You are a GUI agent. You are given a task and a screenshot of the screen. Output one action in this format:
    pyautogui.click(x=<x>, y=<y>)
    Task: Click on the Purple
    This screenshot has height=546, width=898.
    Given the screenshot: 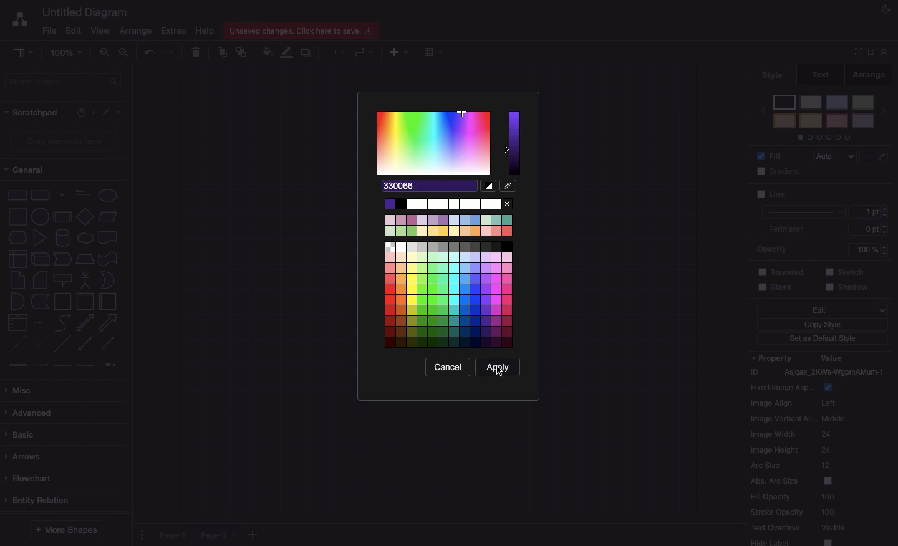 What is the action you would take?
    pyautogui.click(x=513, y=143)
    